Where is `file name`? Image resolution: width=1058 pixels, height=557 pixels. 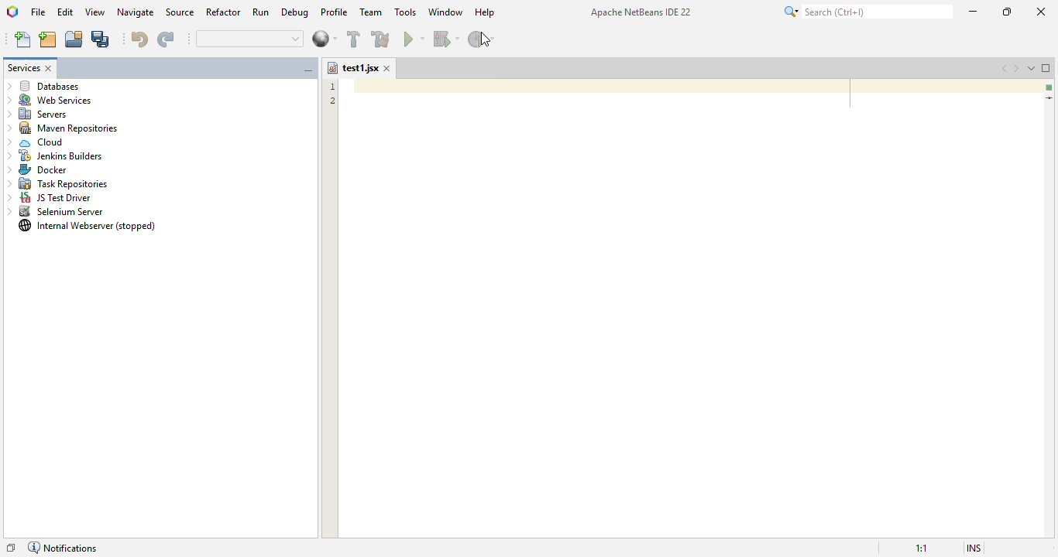
file name is located at coordinates (352, 67).